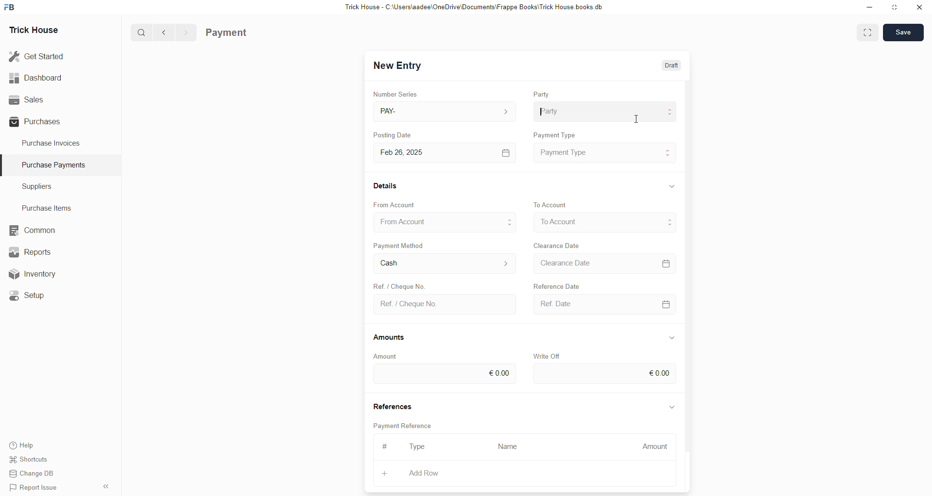 This screenshot has width=932, height=496. I want to click on €0.00, so click(444, 375).